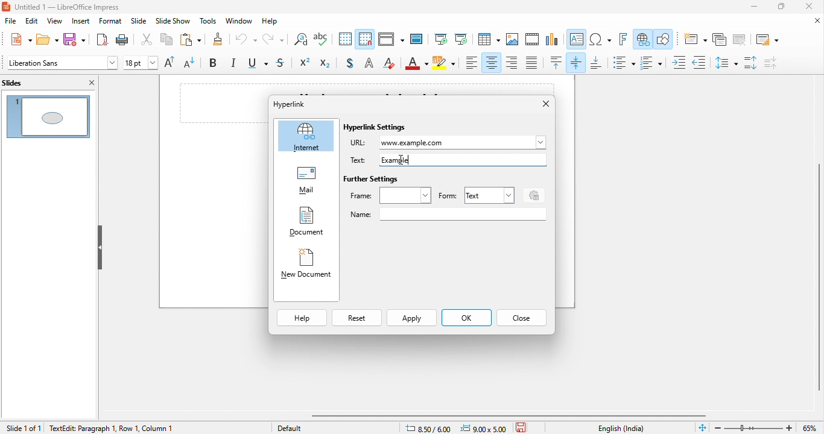  I want to click on find and replace, so click(299, 41).